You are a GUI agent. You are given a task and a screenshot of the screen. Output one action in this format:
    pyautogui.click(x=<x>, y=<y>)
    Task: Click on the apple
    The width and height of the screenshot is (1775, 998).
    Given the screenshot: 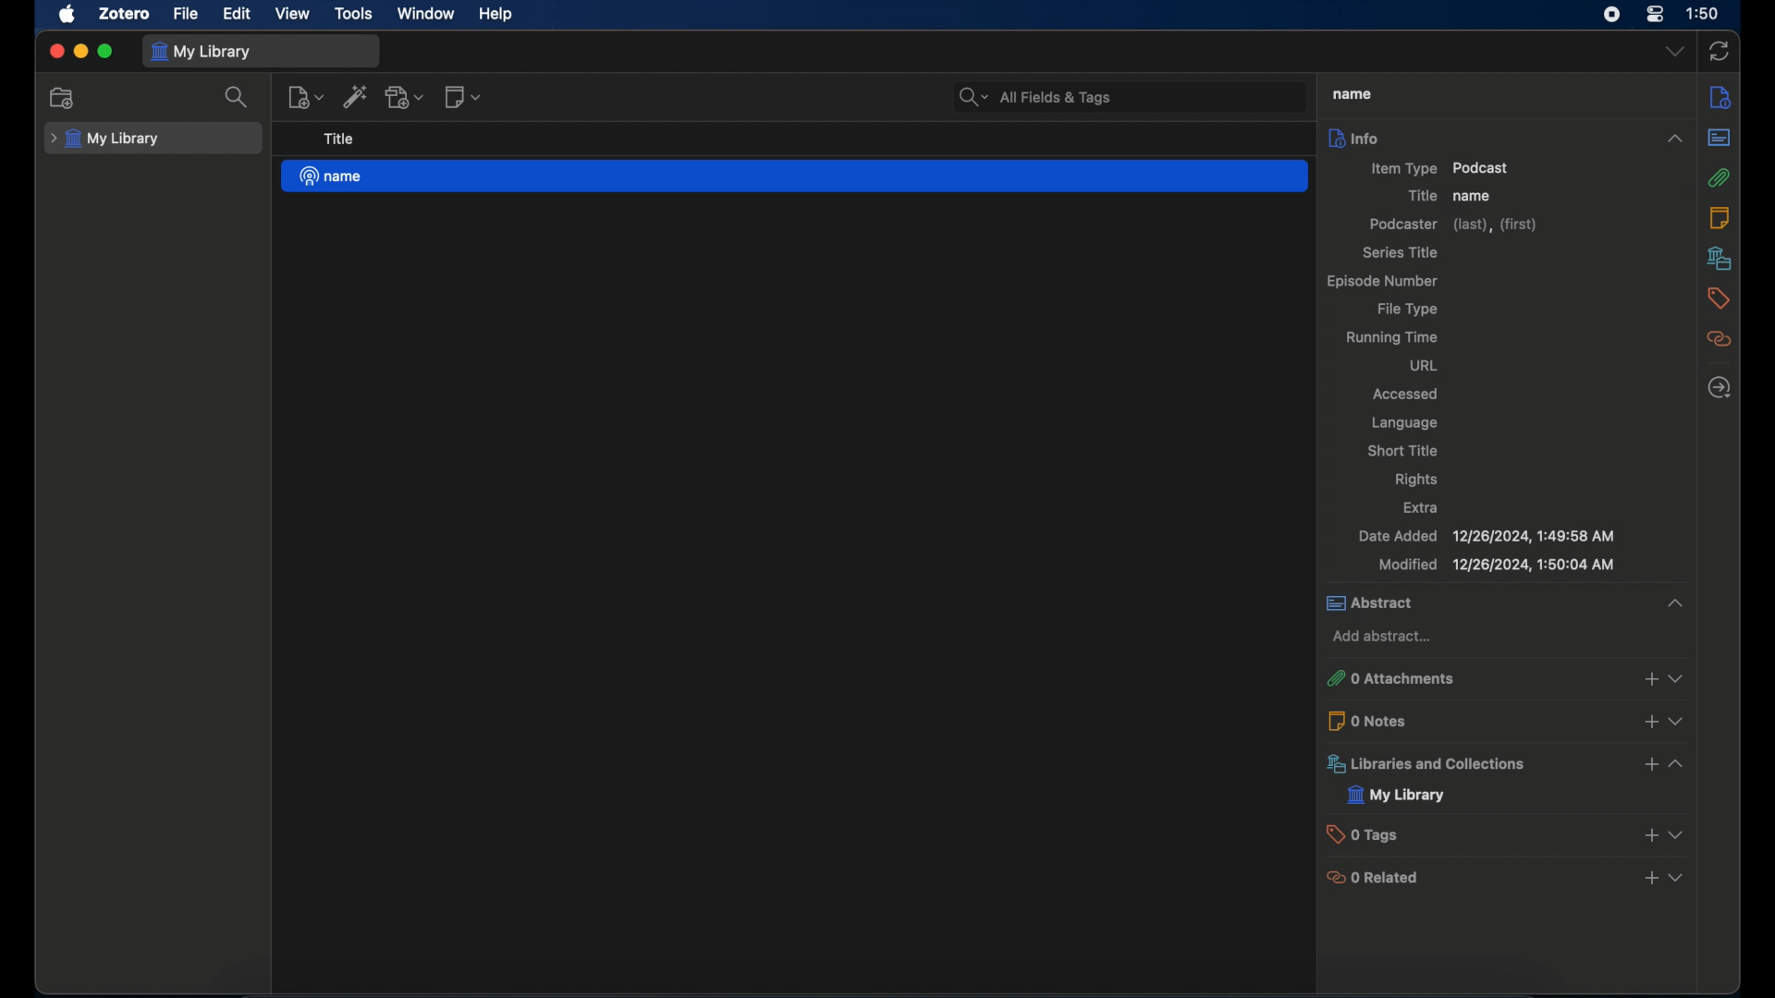 What is the action you would take?
    pyautogui.click(x=67, y=15)
    